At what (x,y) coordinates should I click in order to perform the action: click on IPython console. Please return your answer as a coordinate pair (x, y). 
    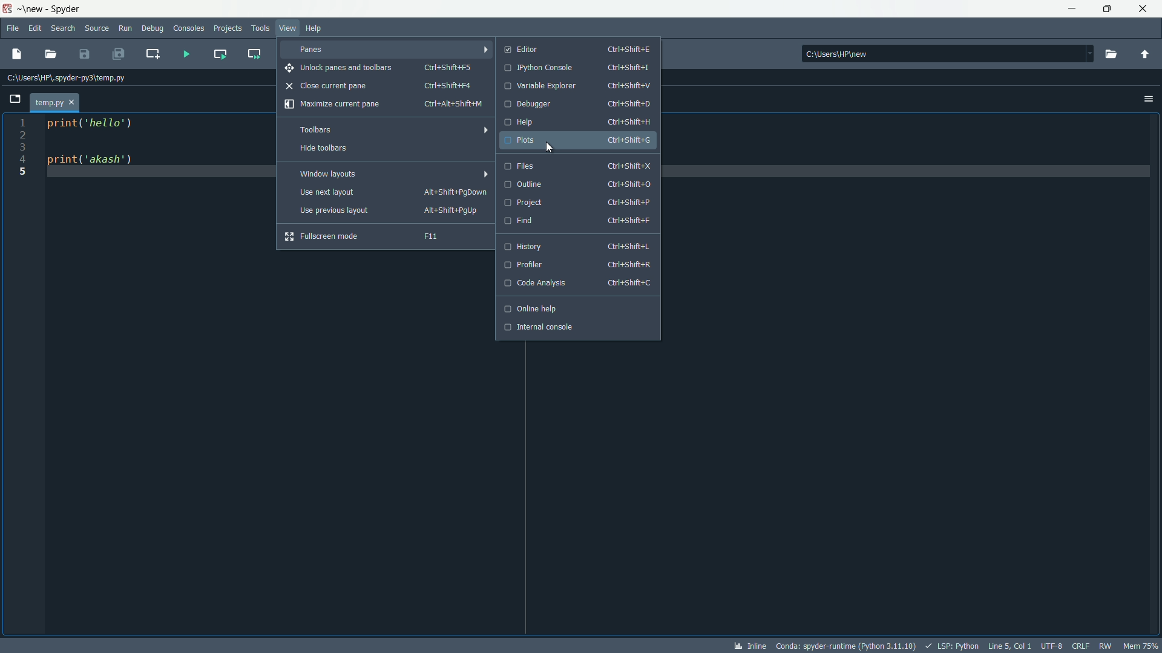
    Looking at the image, I should click on (578, 68).